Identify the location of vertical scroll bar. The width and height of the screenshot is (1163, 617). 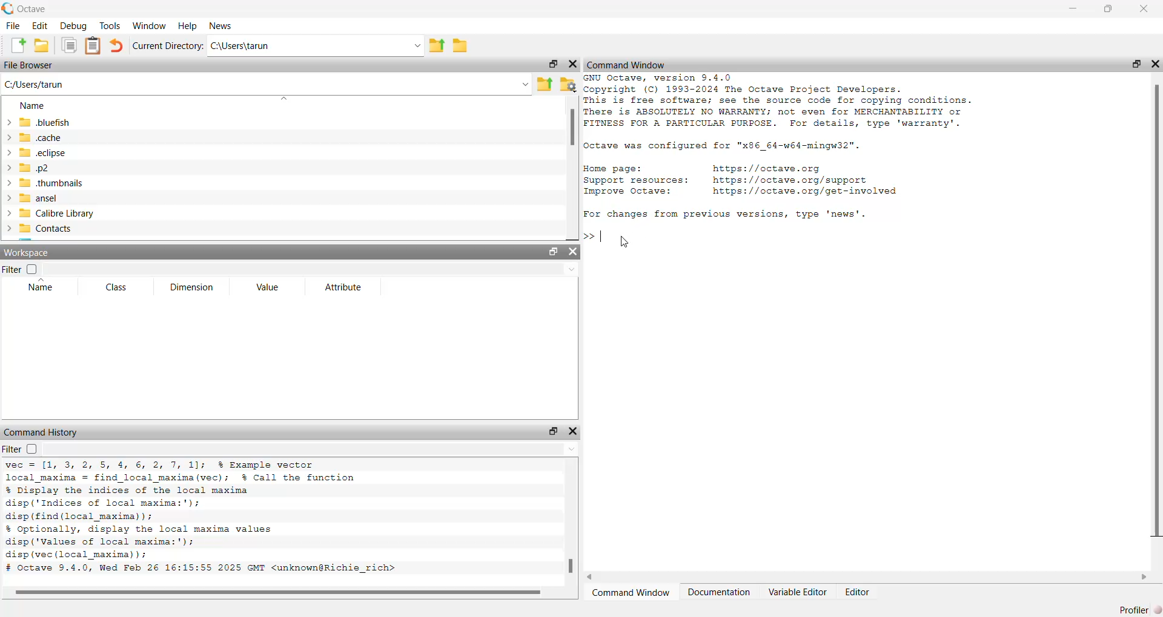
(571, 521).